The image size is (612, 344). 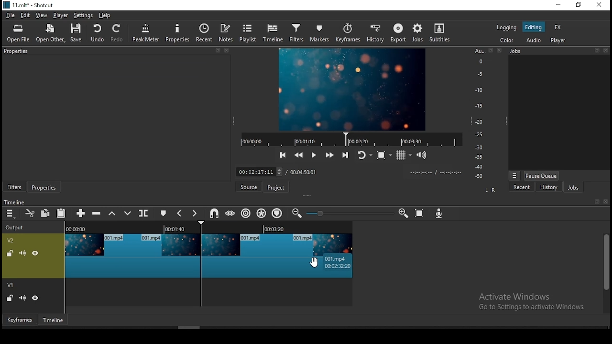 What do you see at coordinates (436, 172) in the screenshot?
I see `TIME` at bounding box center [436, 172].